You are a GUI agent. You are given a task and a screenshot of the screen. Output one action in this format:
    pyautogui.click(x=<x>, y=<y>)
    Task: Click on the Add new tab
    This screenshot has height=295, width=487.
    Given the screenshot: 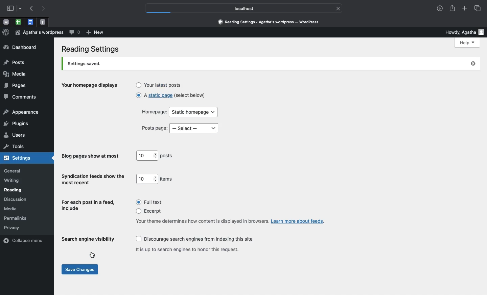 What is the action you would take?
    pyautogui.click(x=465, y=7)
    